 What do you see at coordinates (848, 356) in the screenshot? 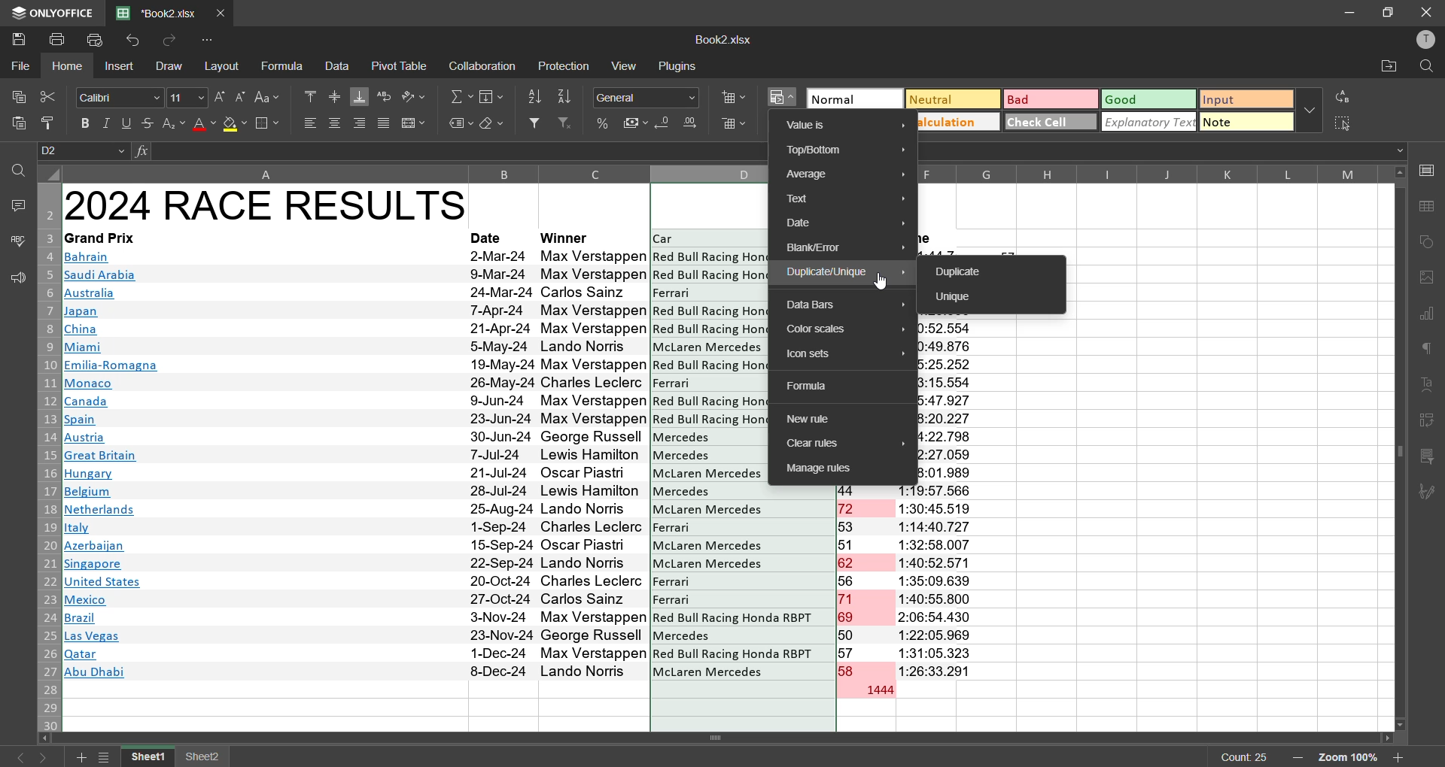
I see `icon sets` at bounding box center [848, 356].